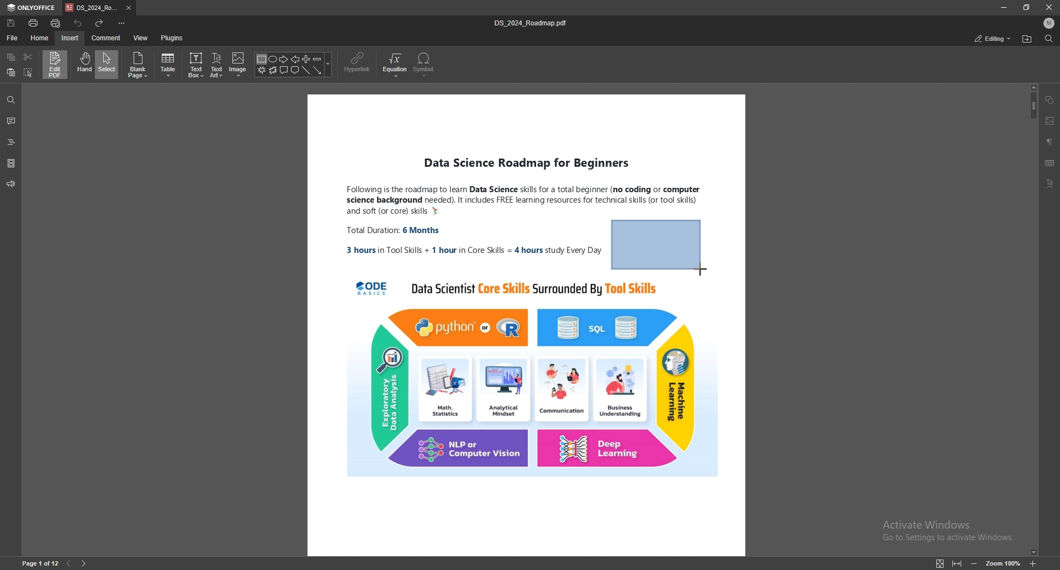  Describe the element at coordinates (28, 56) in the screenshot. I see `cut` at that location.